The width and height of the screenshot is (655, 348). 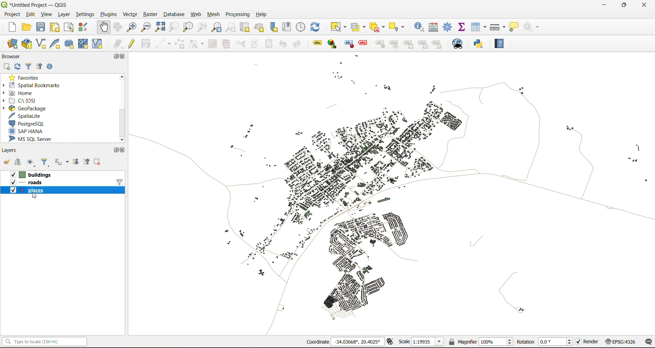 What do you see at coordinates (162, 27) in the screenshot?
I see `zoom full` at bounding box center [162, 27].